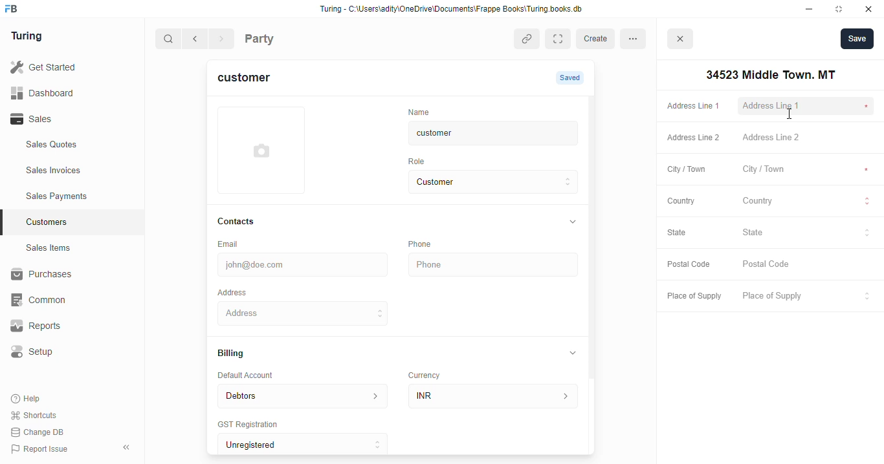 The width and height of the screenshot is (884, 464). I want to click on Billing, so click(237, 354).